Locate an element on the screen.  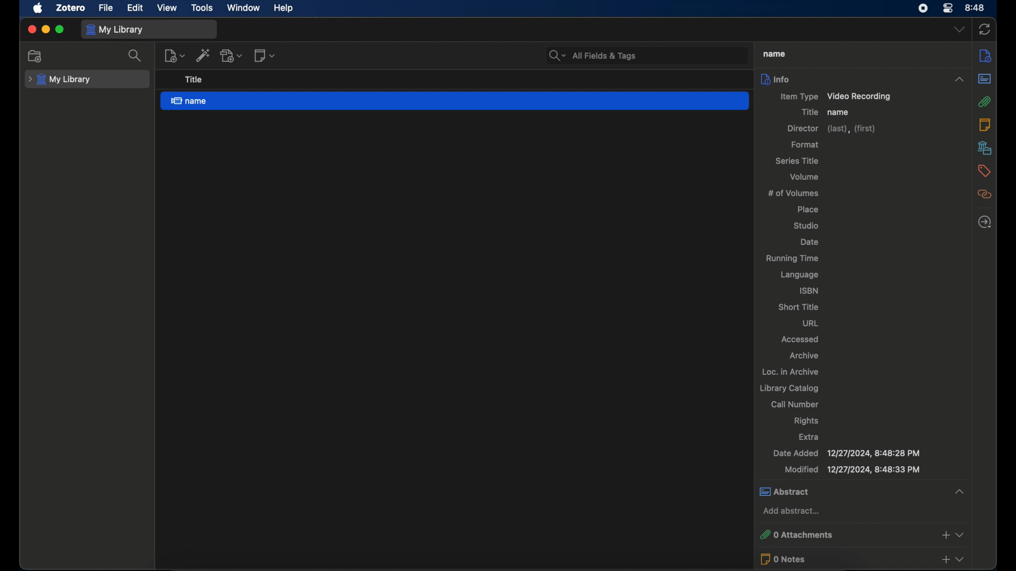
new note is located at coordinates (265, 56).